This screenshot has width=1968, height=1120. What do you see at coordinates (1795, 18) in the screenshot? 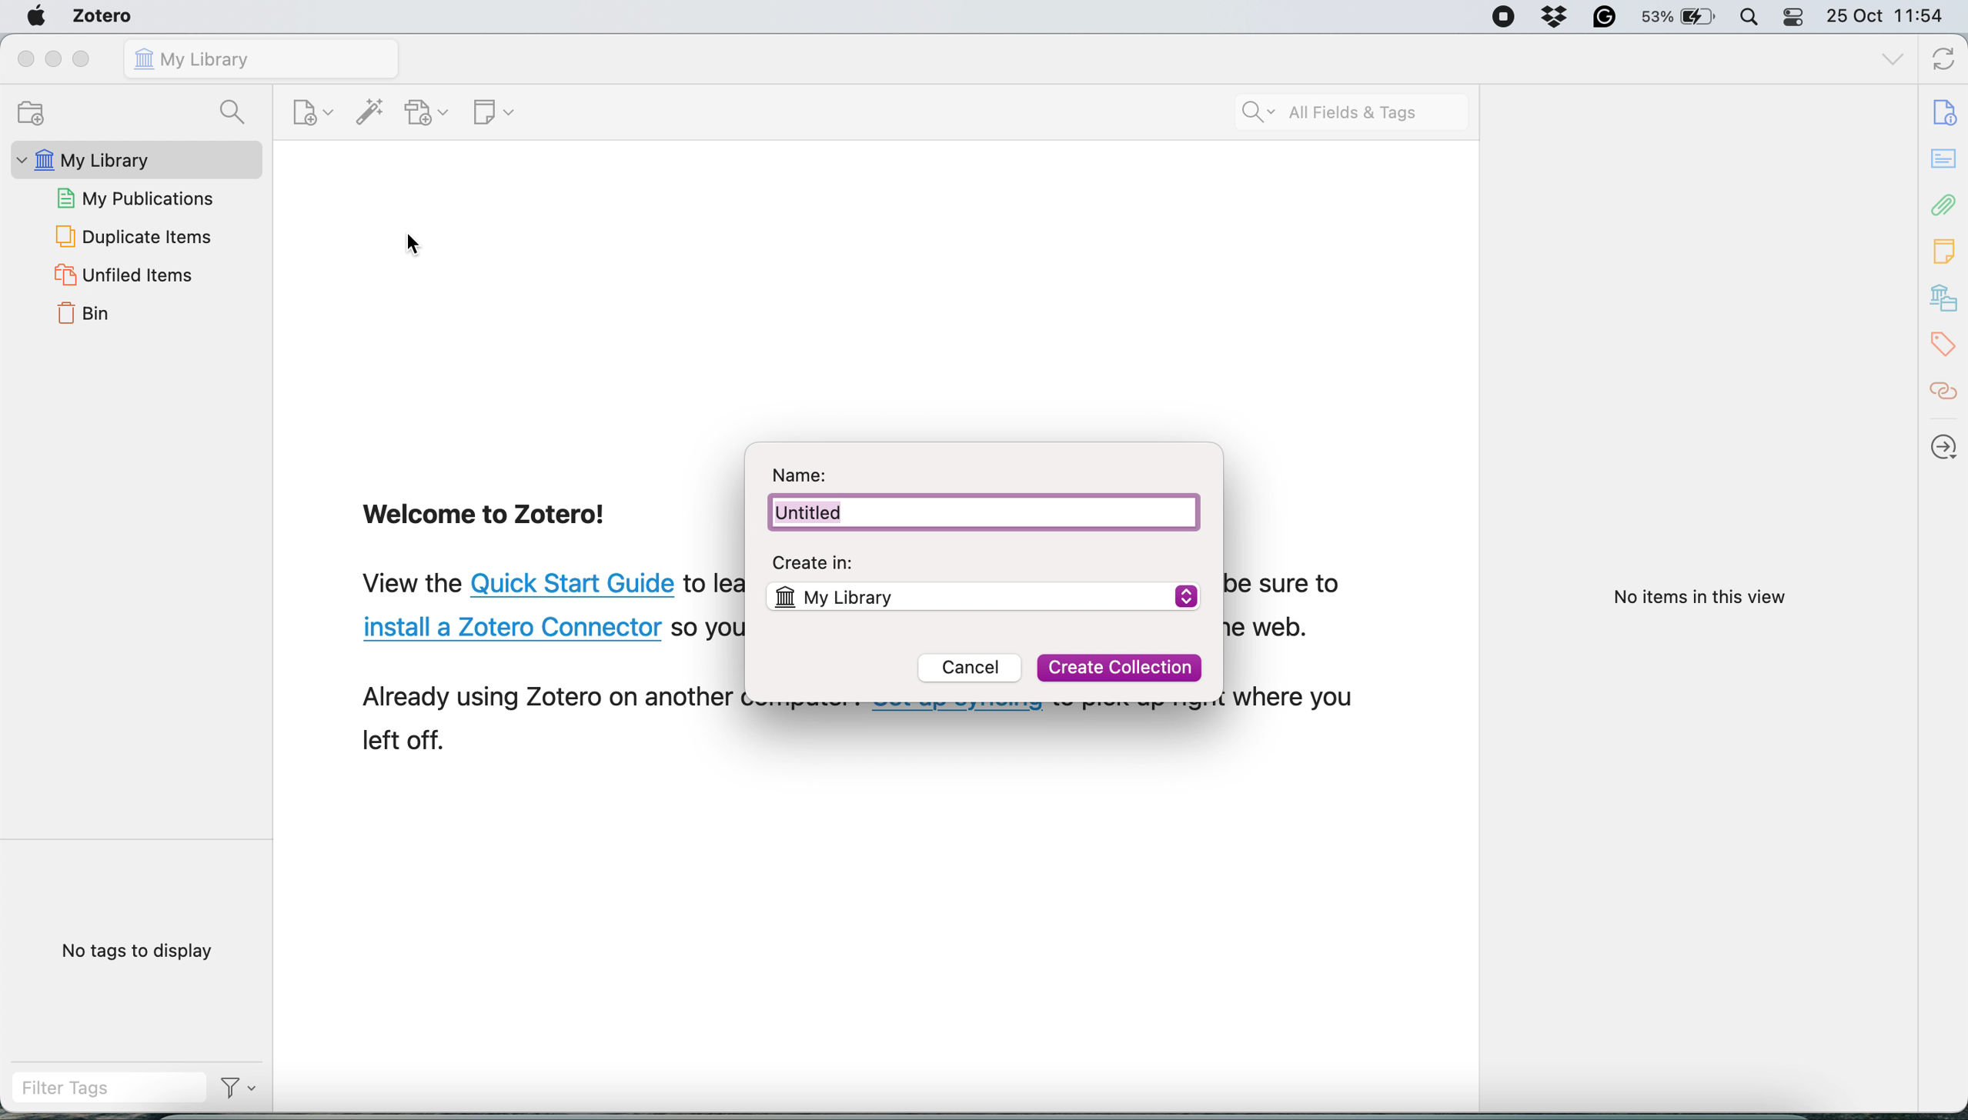
I see `control center` at bounding box center [1795, 18].